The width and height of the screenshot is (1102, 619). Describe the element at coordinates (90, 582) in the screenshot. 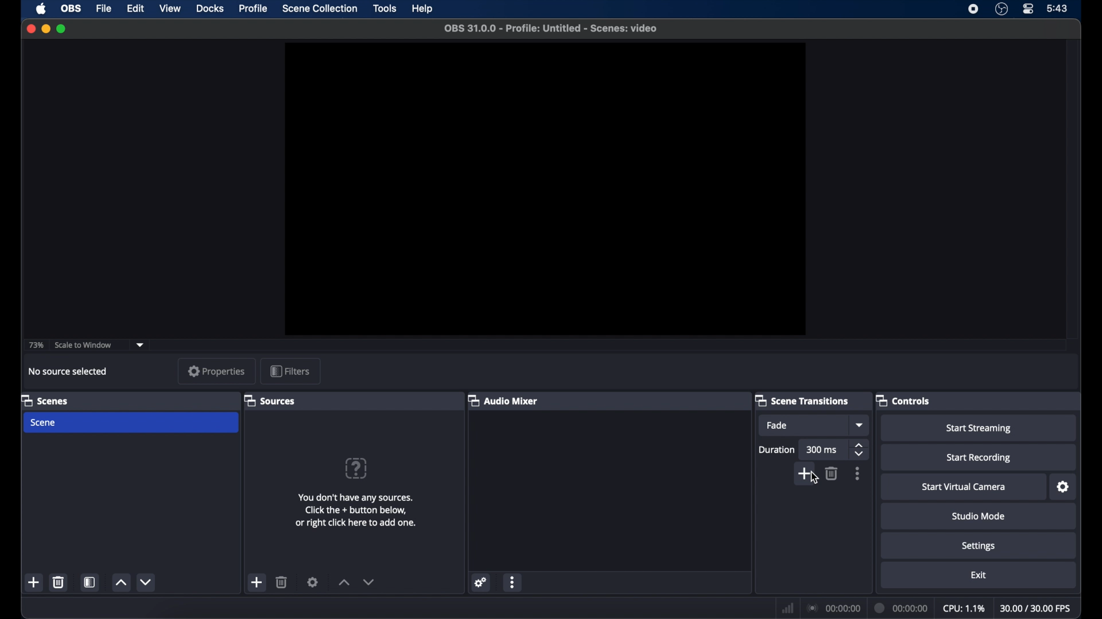

I see `scene filters` at that location.